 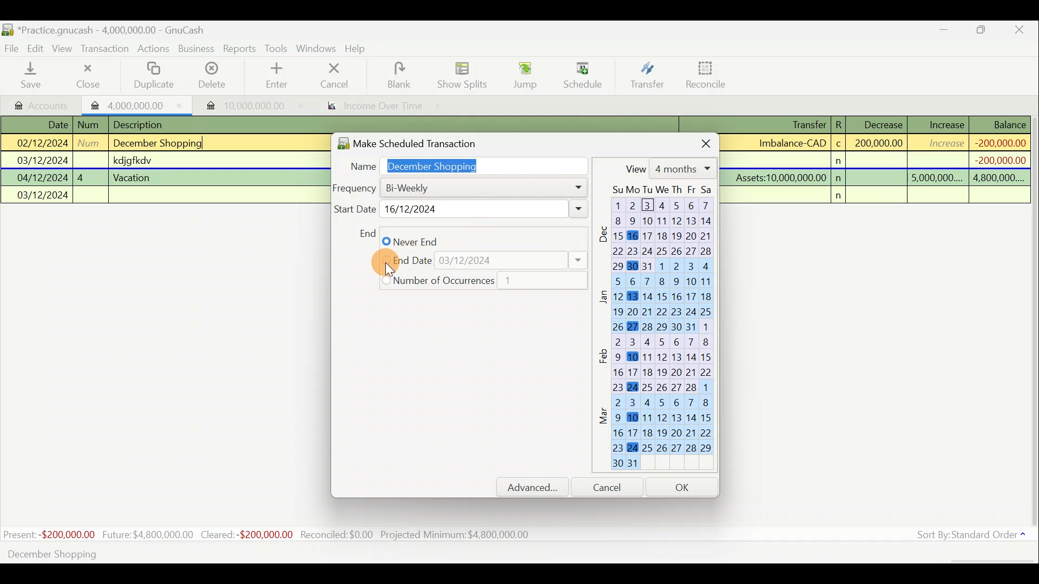 What do you see at coordinates (397, 76) in the screenshot?
I see `Blank` at bounding box center [397, 76].